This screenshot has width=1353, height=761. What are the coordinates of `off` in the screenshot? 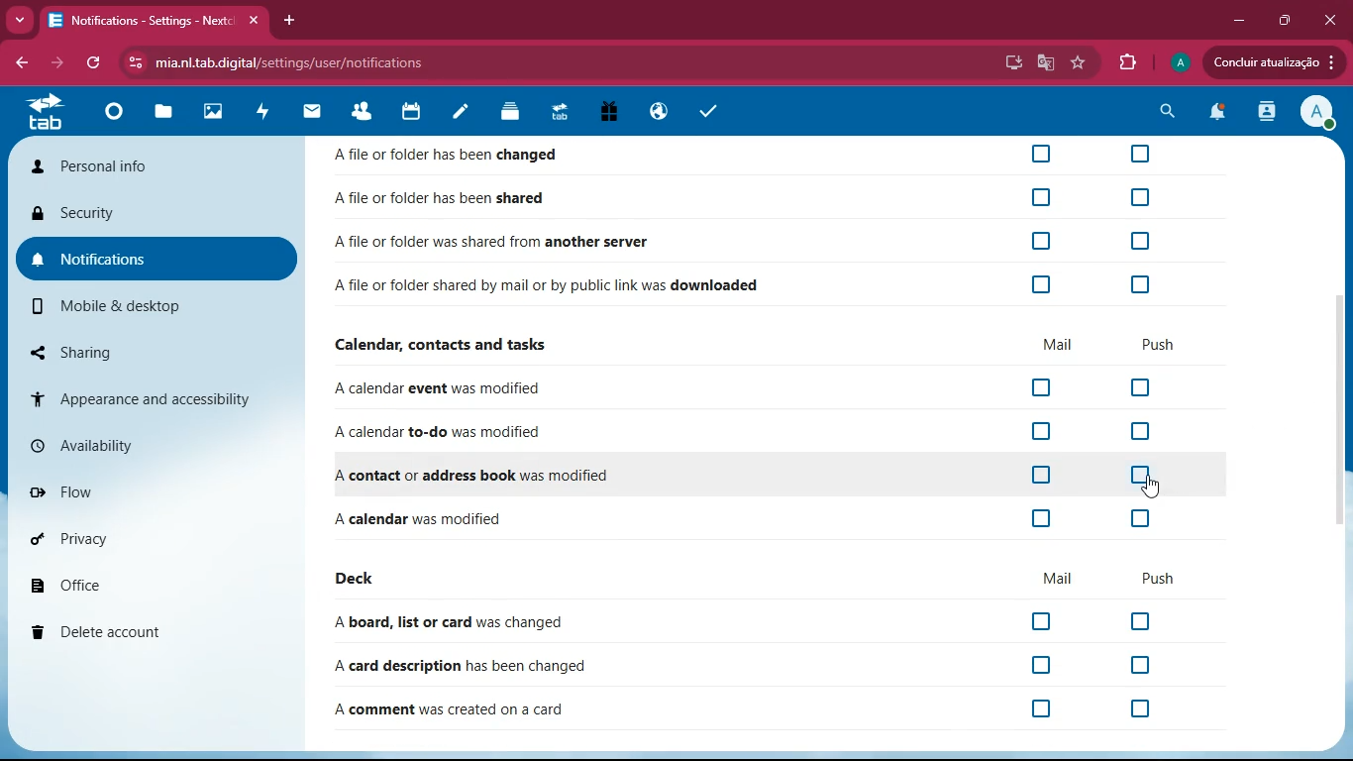 It's located at (1143, 242).